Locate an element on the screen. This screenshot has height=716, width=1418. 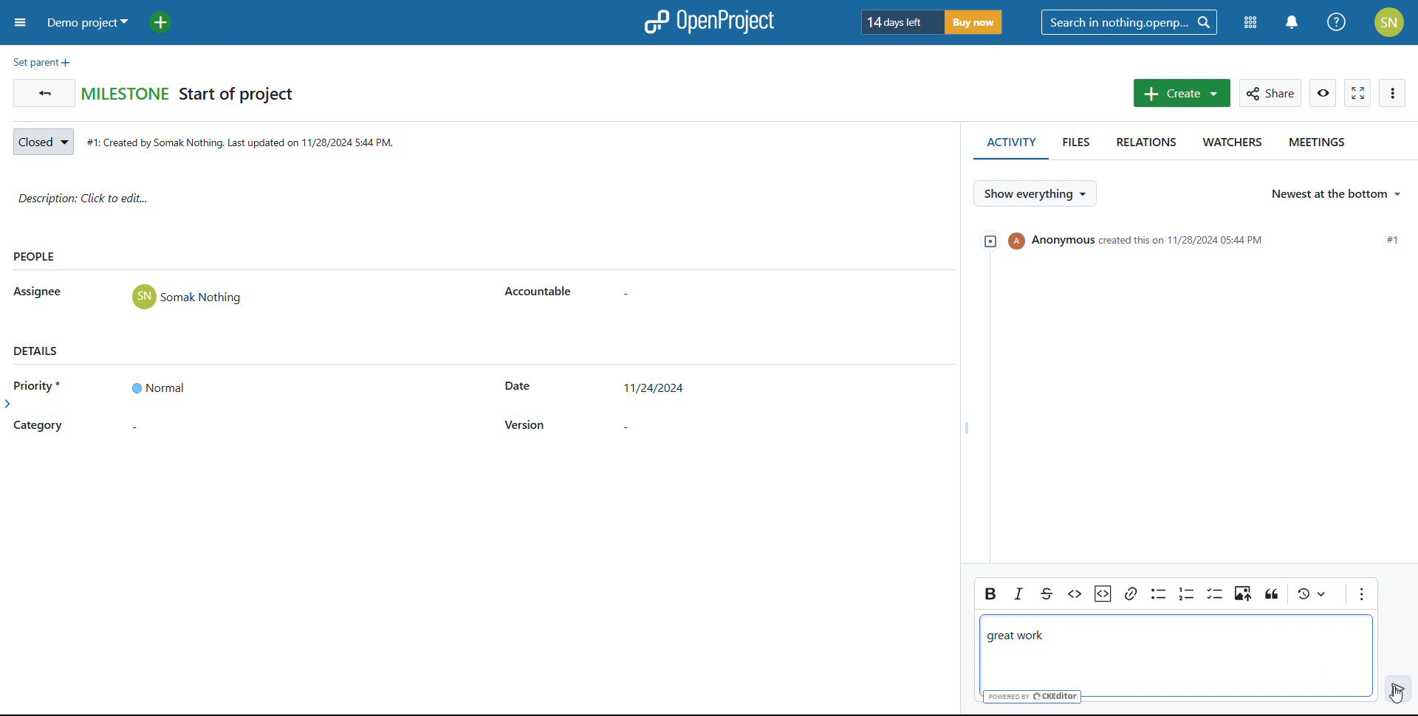
relations is located at coordinates (1141, 146).